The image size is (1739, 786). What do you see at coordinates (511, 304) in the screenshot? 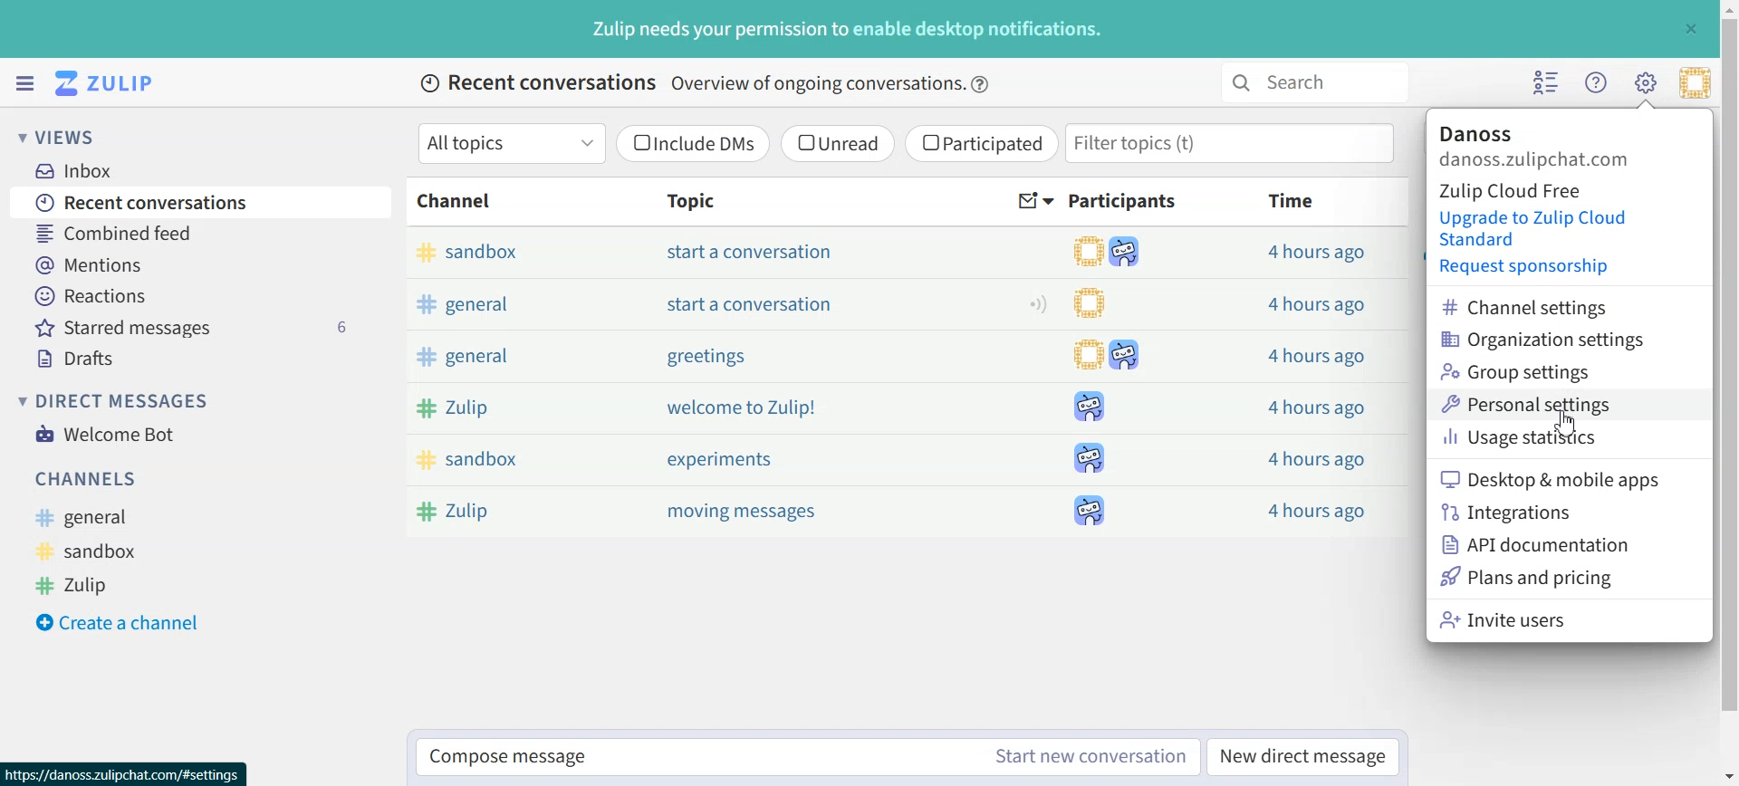
I see `#general` at bounding box center [511, 304].